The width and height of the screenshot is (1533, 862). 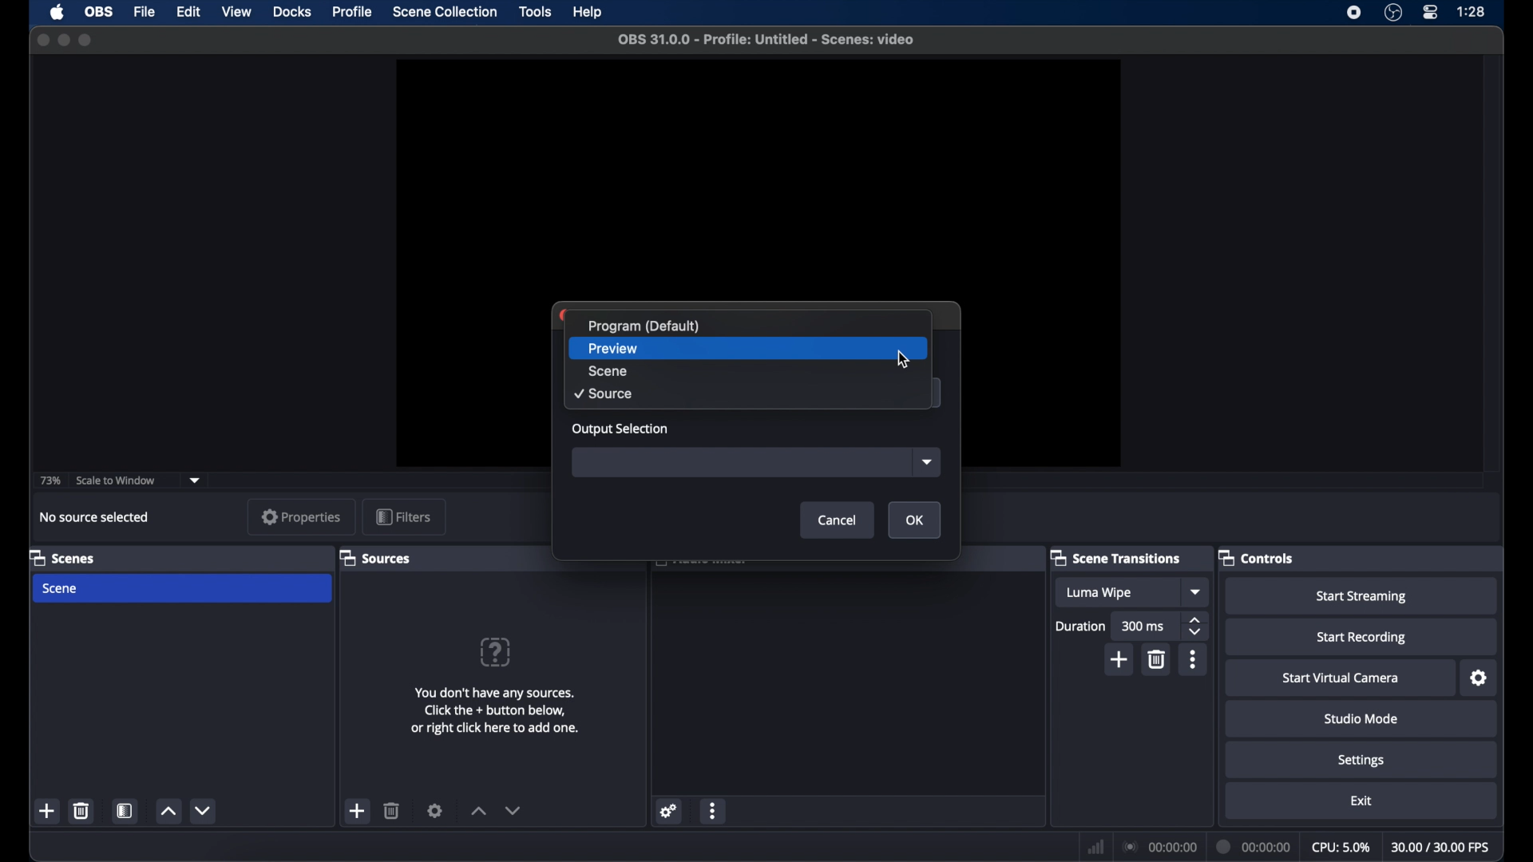 What do you see at coordinates (444, 13) in the screenshot?
I see `scene collection` at bounding box center [444, 13].